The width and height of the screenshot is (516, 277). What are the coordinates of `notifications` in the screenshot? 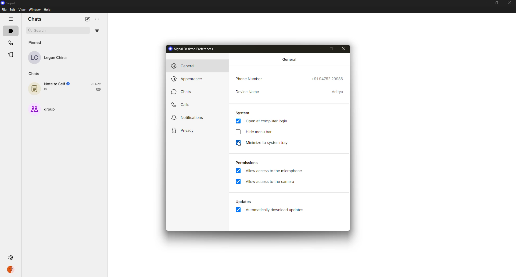 It's located at (186, 117).